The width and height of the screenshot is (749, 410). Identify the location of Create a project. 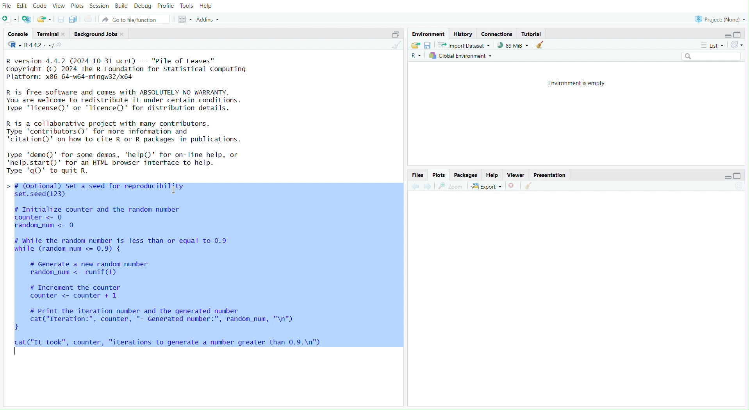
(26, 18).